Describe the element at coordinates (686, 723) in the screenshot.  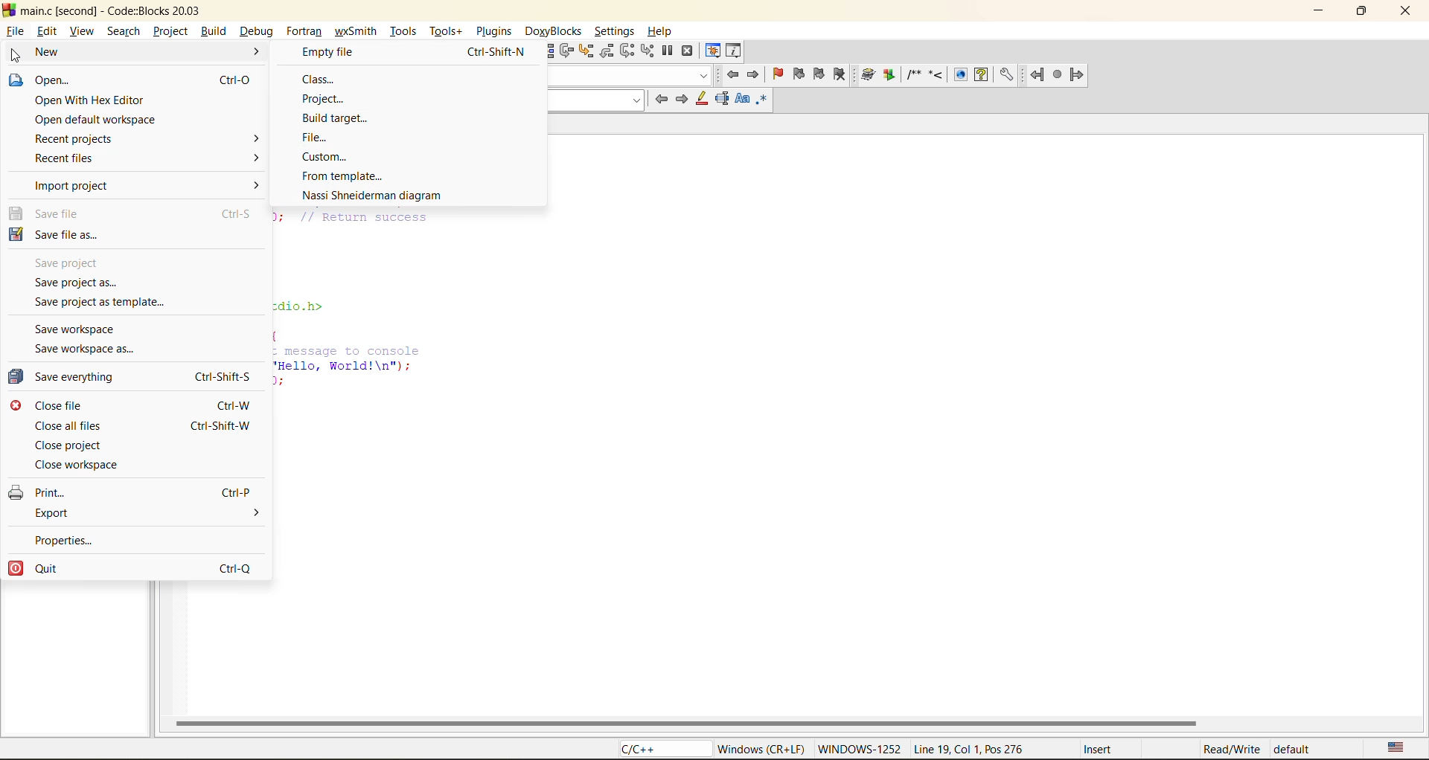
I see `horizontal scroll bar` at that location.